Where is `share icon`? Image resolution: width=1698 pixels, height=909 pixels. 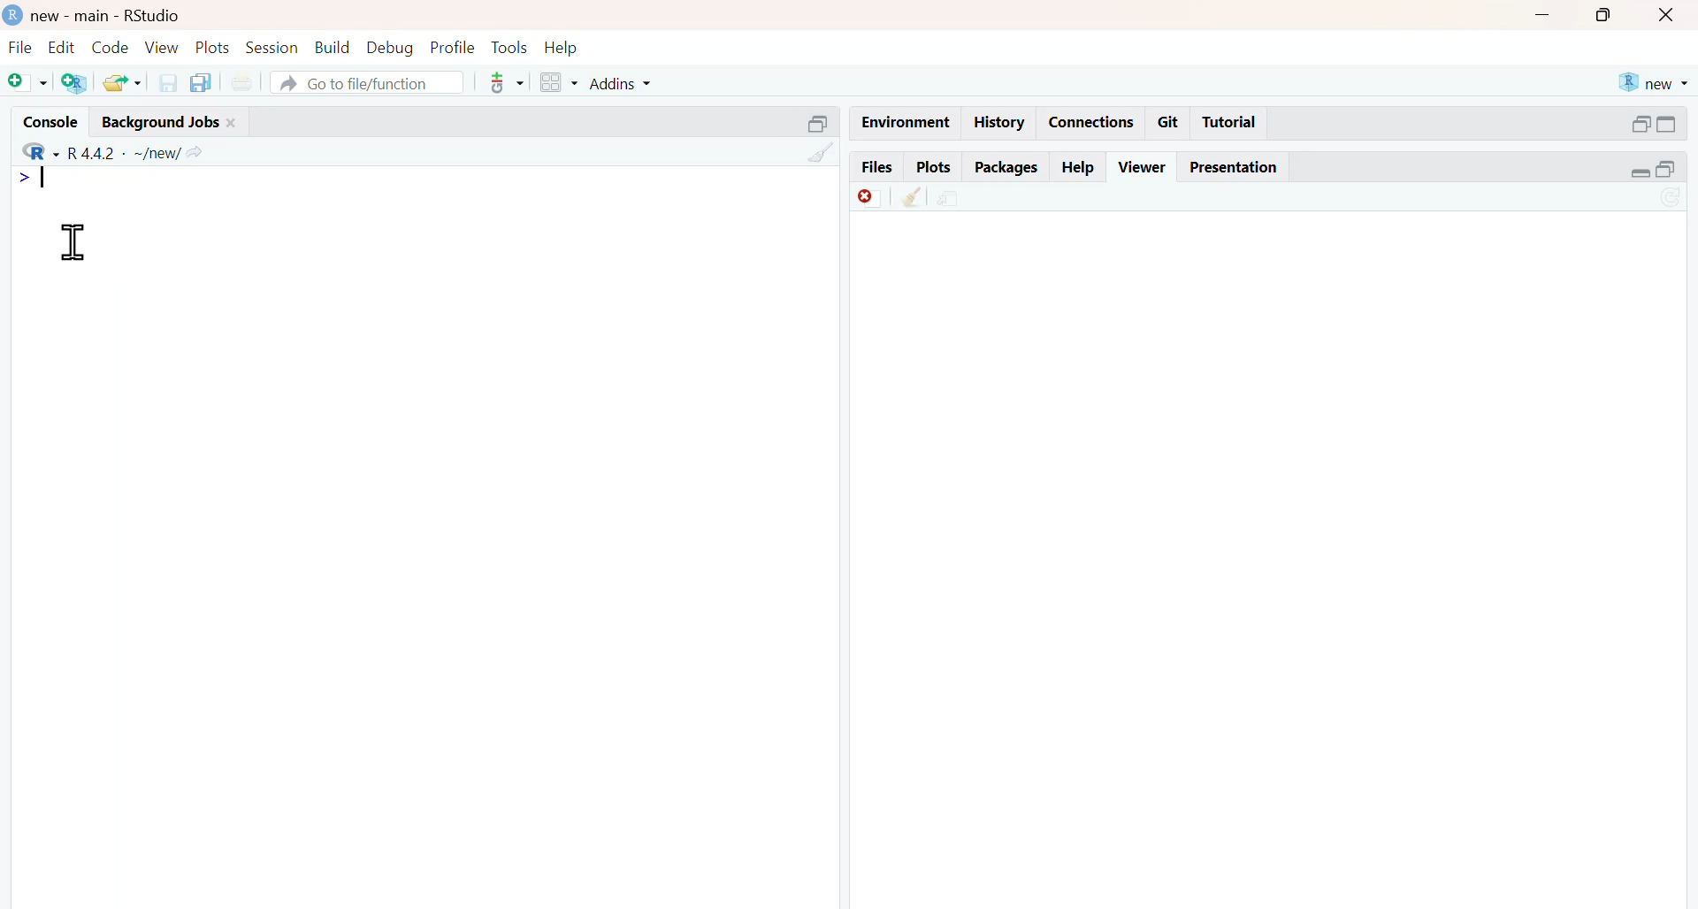 share icon is located at coordinates (195, 154).